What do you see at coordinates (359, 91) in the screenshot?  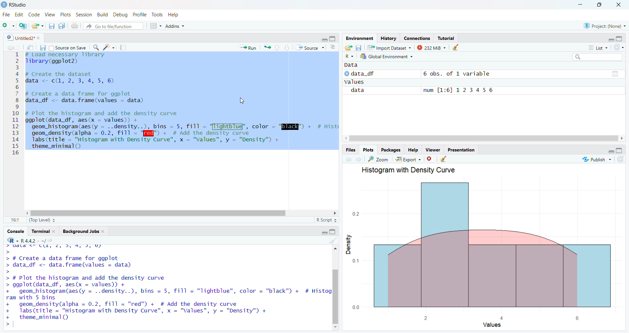 I see `data` at bounding box center [359, 91].